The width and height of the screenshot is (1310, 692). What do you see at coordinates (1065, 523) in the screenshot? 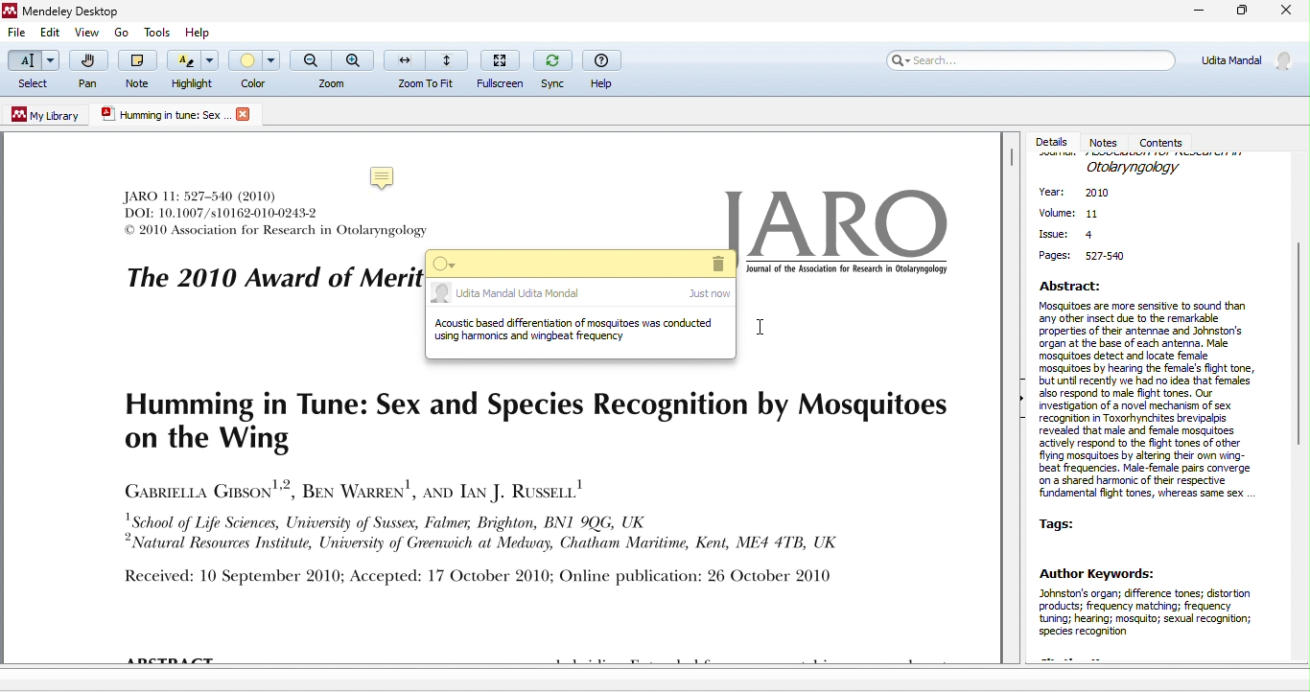
I see `tags` at bounding box center [1065, 523].